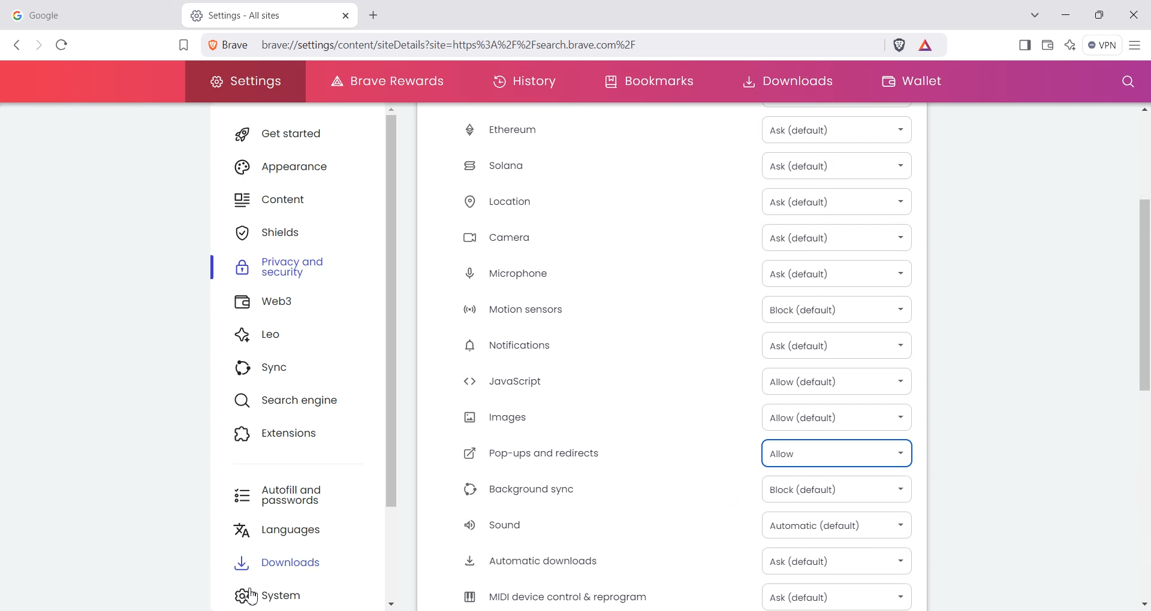  What do you see at coordinates (296, 402) in the screenshot?
I see `Search engine` at bounding box center [296, 402].